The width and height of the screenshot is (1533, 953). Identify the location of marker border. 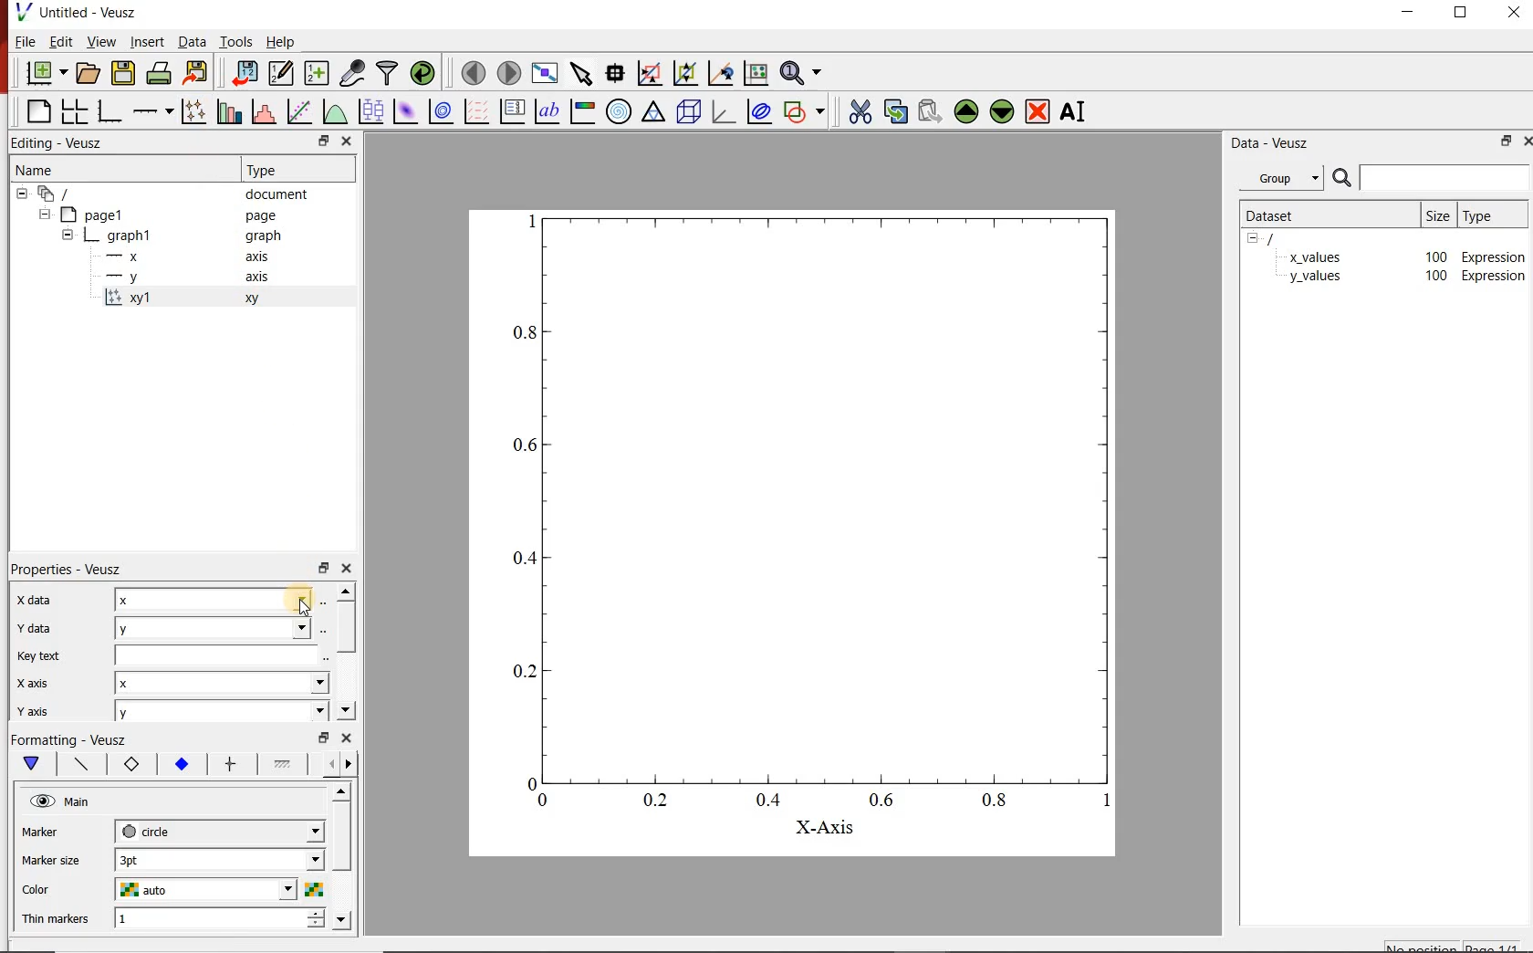
(130, 765).